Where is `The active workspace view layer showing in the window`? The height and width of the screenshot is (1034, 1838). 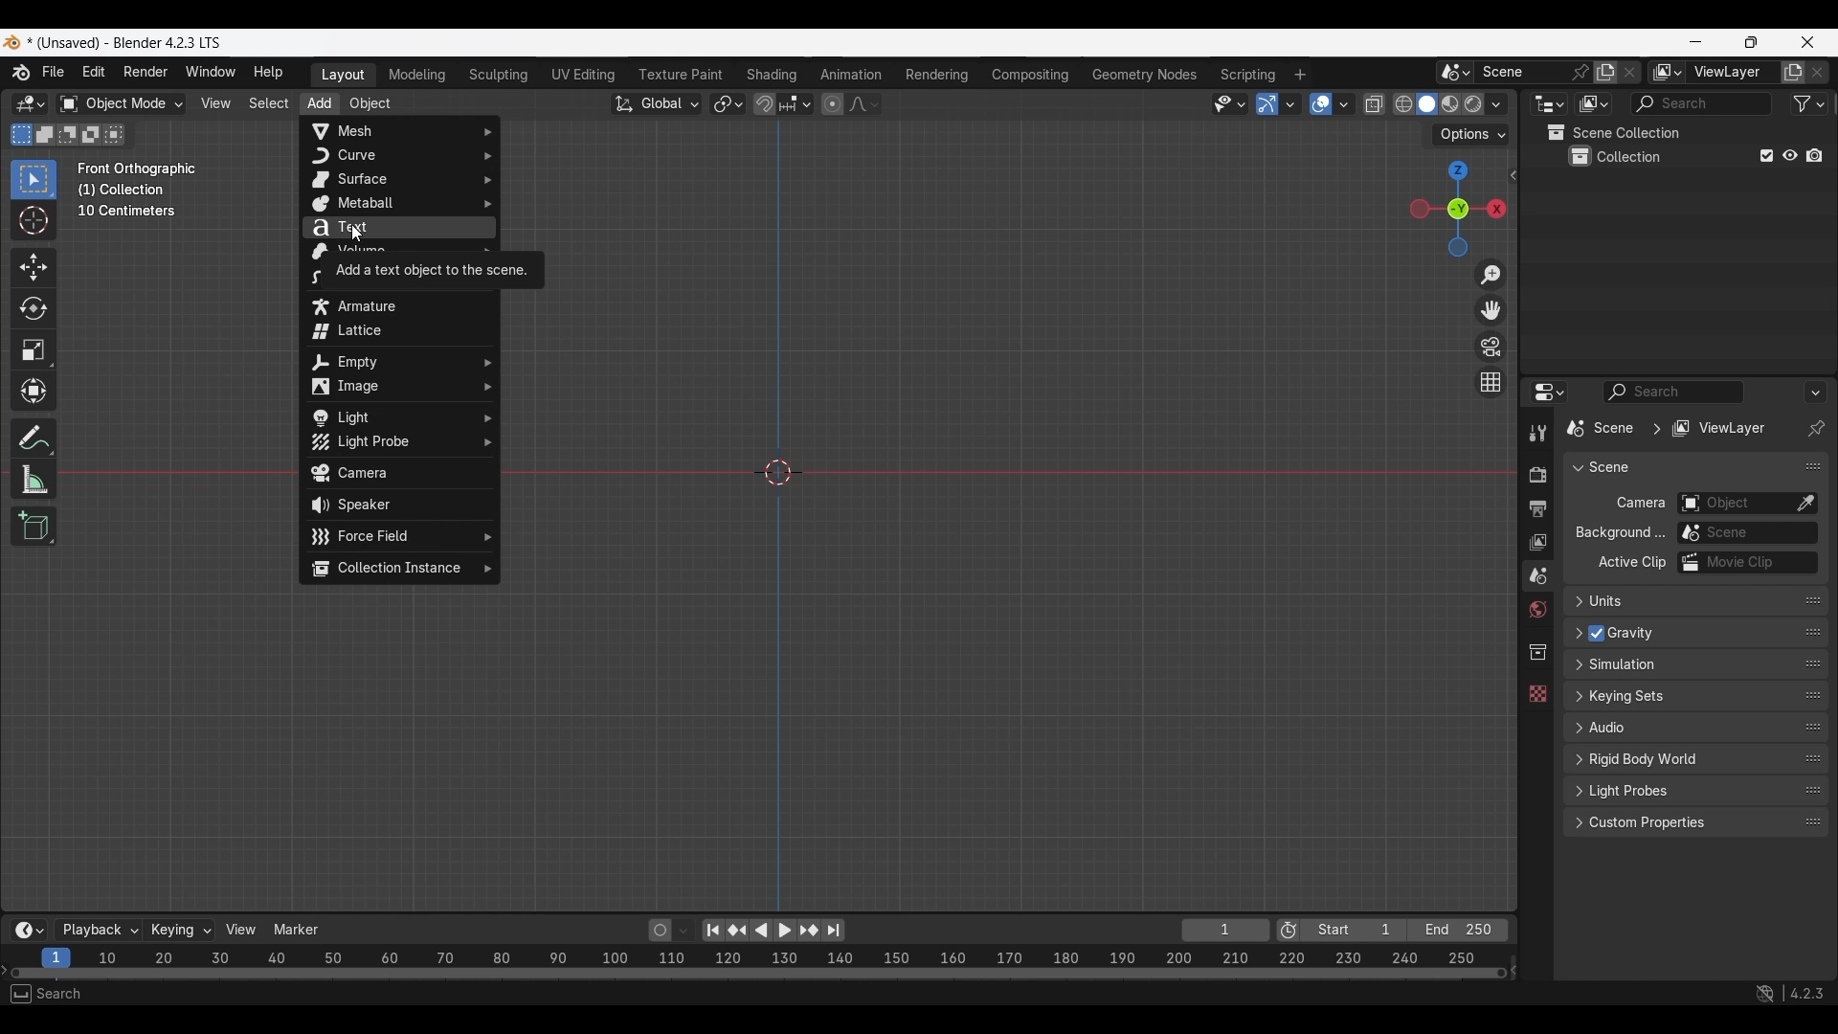 The active workspace view layer showing in the window is located at coordinates (1668, 72).